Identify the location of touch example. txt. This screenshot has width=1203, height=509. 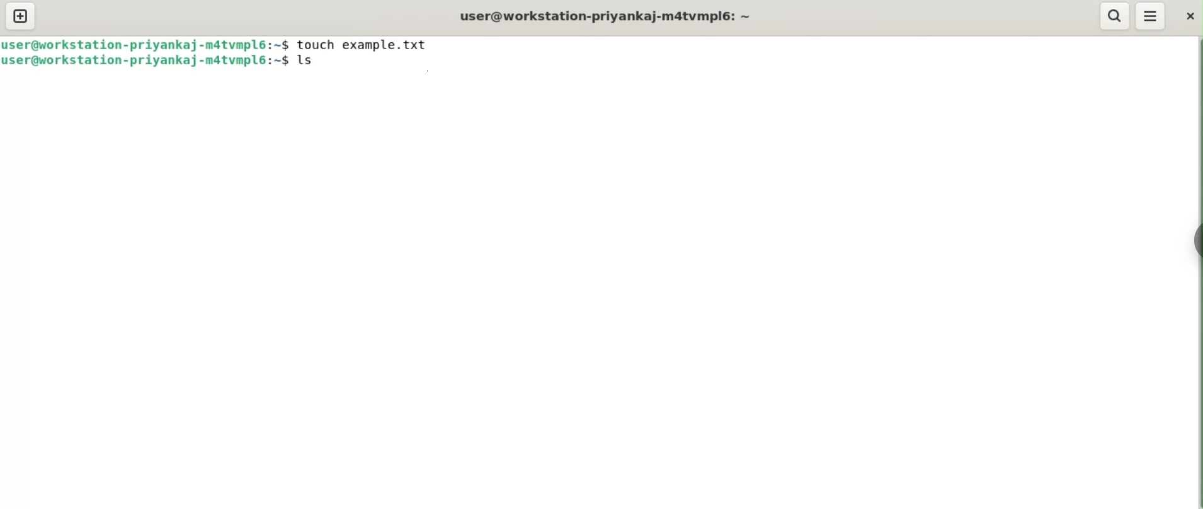
(361, 43).